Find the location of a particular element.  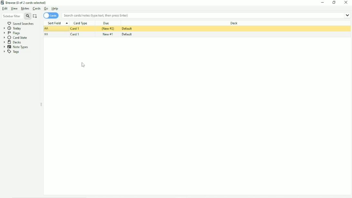

Card suspended is located at coordinates (198, 28).